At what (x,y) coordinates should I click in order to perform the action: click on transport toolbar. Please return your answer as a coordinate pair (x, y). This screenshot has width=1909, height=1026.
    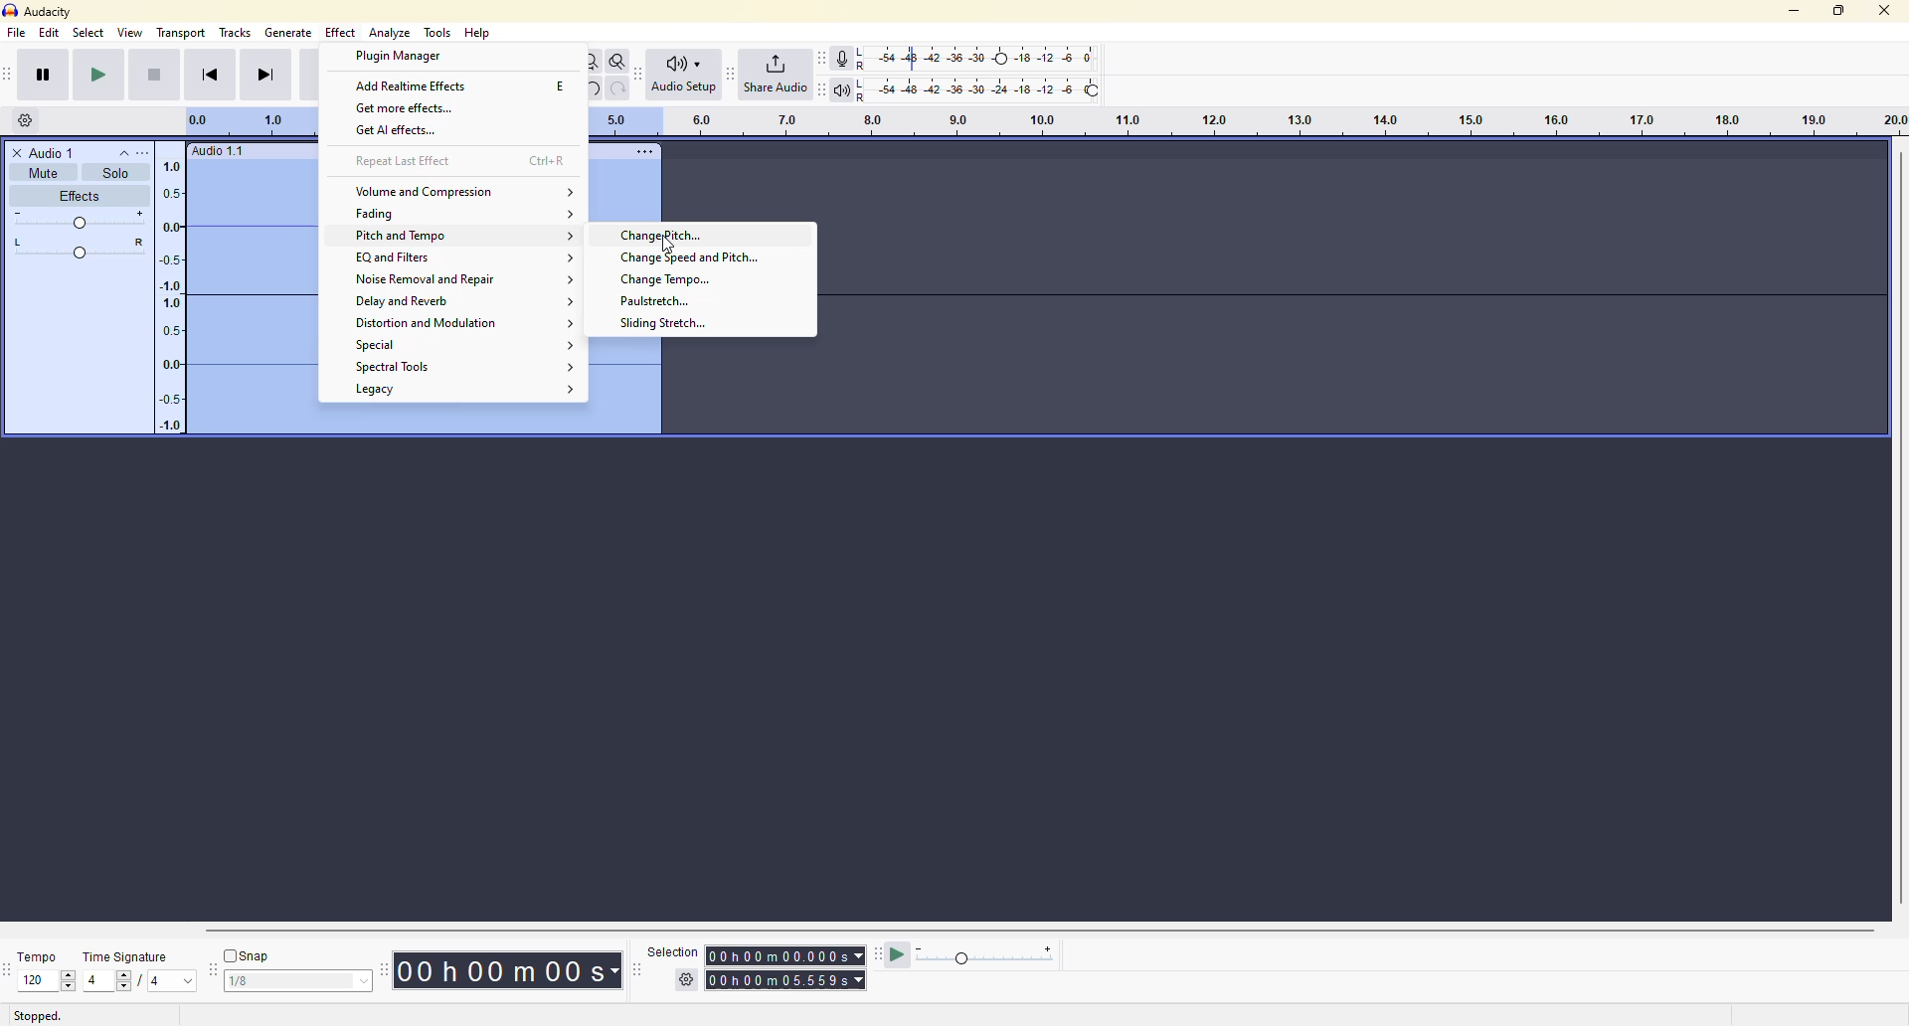
    Looking at the image, I should click on (13, 74).